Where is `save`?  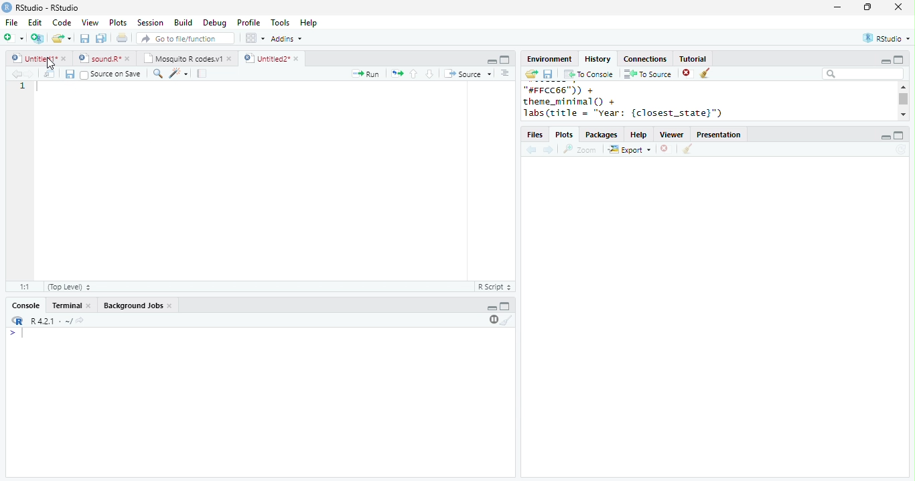
save is located at coordinates (70, 74).